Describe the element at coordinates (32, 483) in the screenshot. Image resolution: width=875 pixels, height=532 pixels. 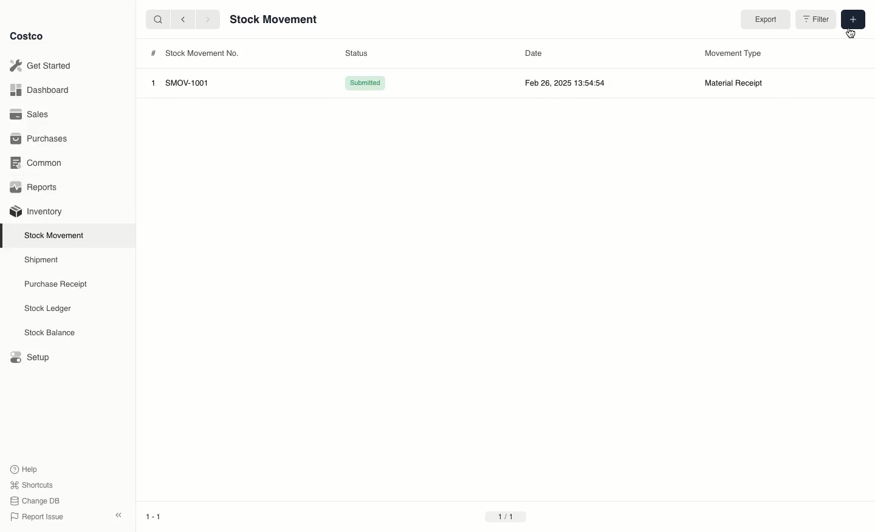
I see `Shortcuts` at that location.